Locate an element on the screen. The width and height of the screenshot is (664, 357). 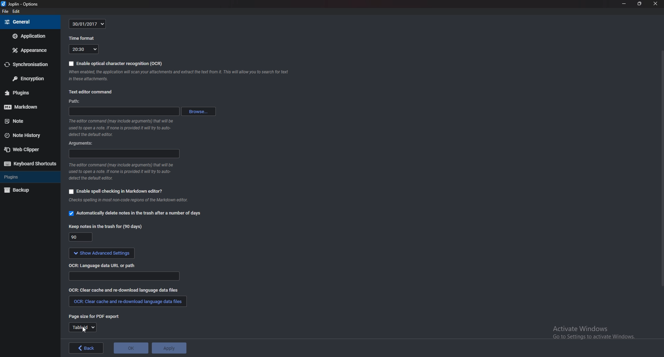
OCR language data url or path is located at coordinates (106, 266).